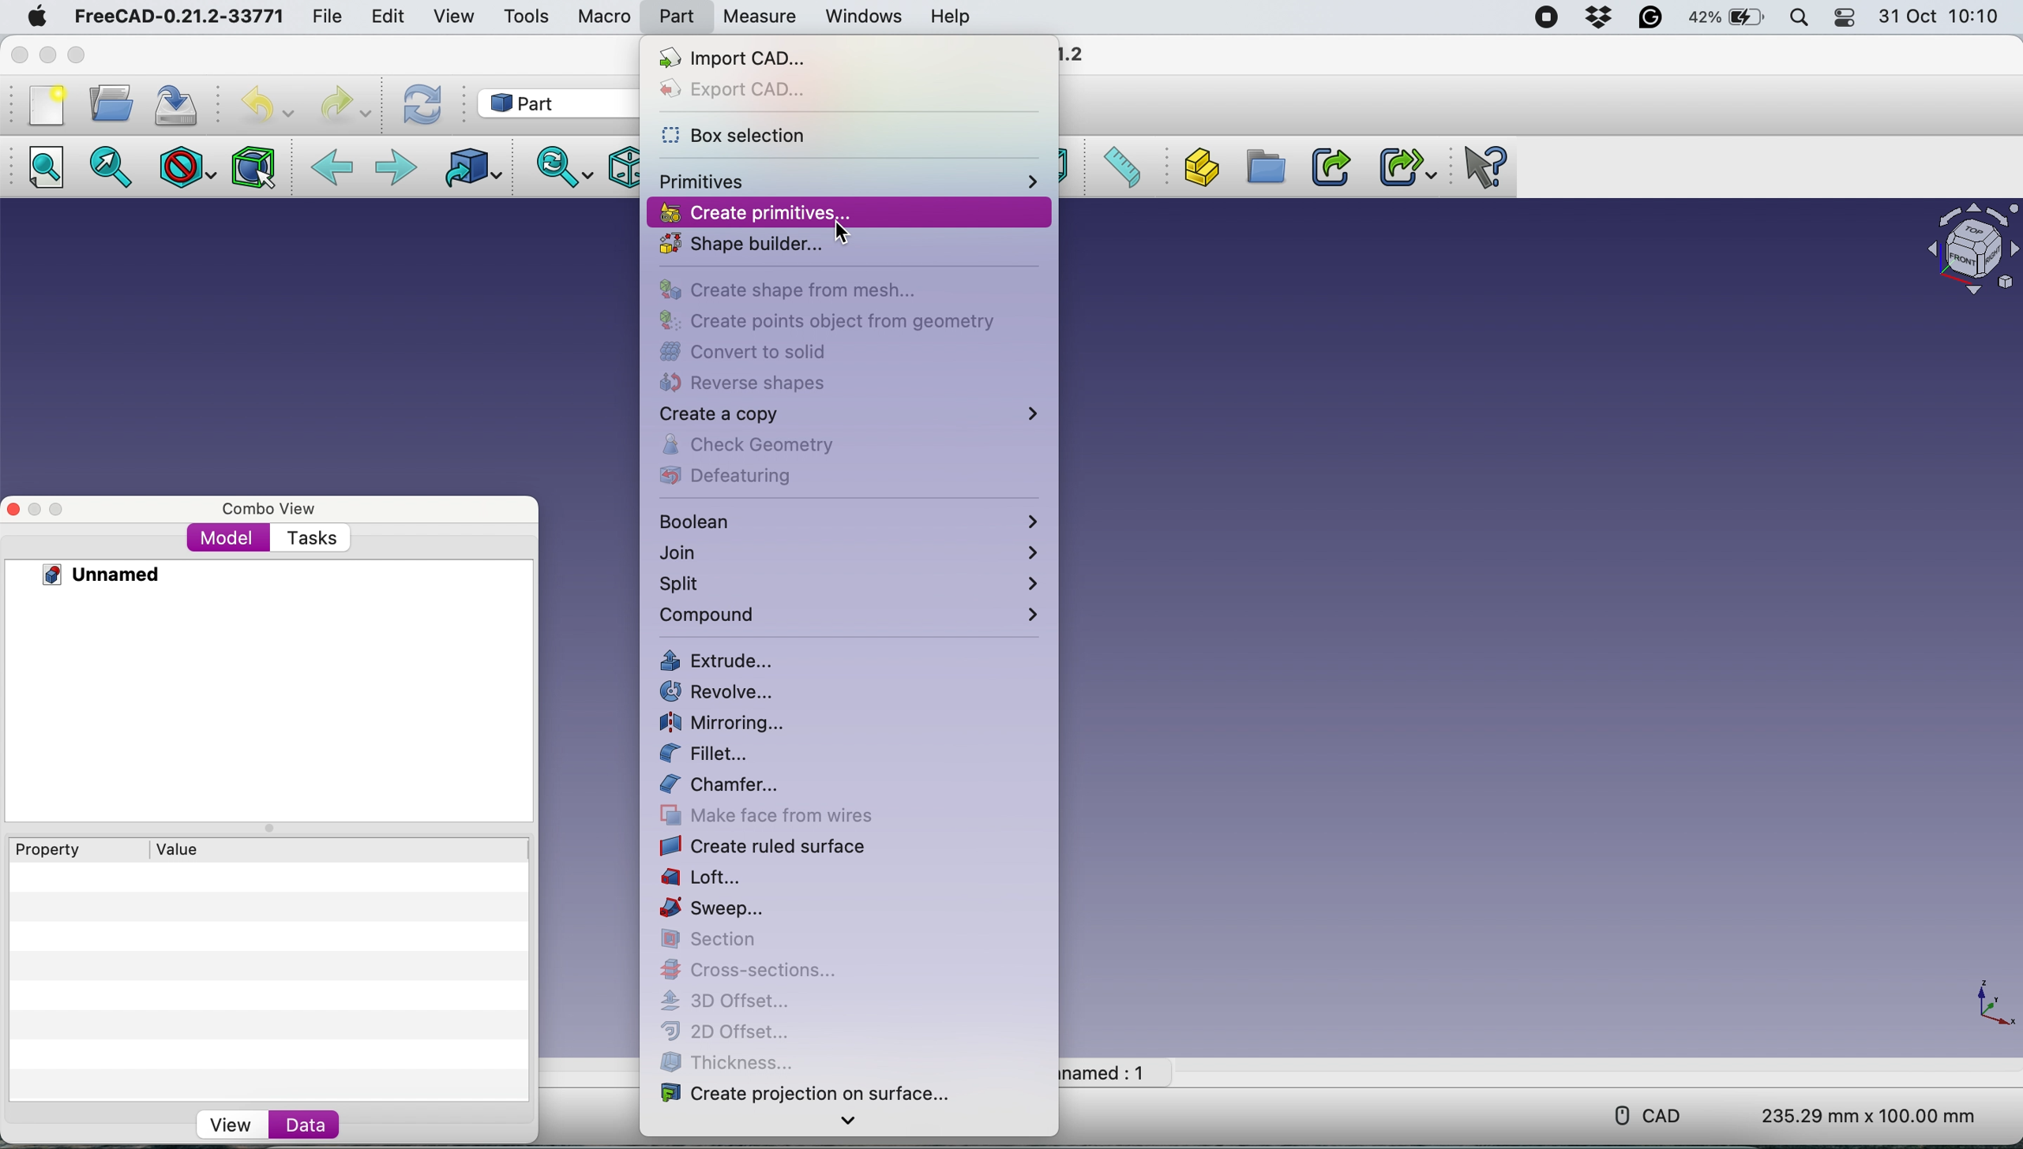 The width and height of the screenshot is (2023, 1149). I want to click on Dimensions: 235.29 mm x 100.00 mm, so click(1871, 1113).